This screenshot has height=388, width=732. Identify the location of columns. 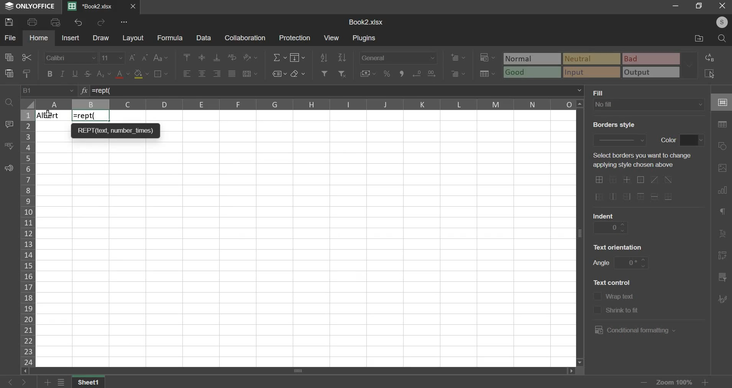
(305, 104).